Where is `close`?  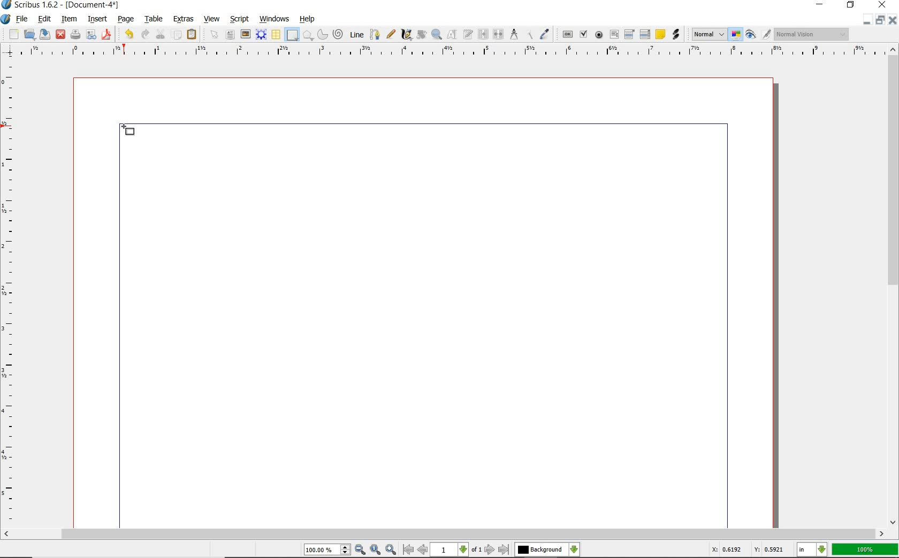
close is located at coordinates (882, 5).